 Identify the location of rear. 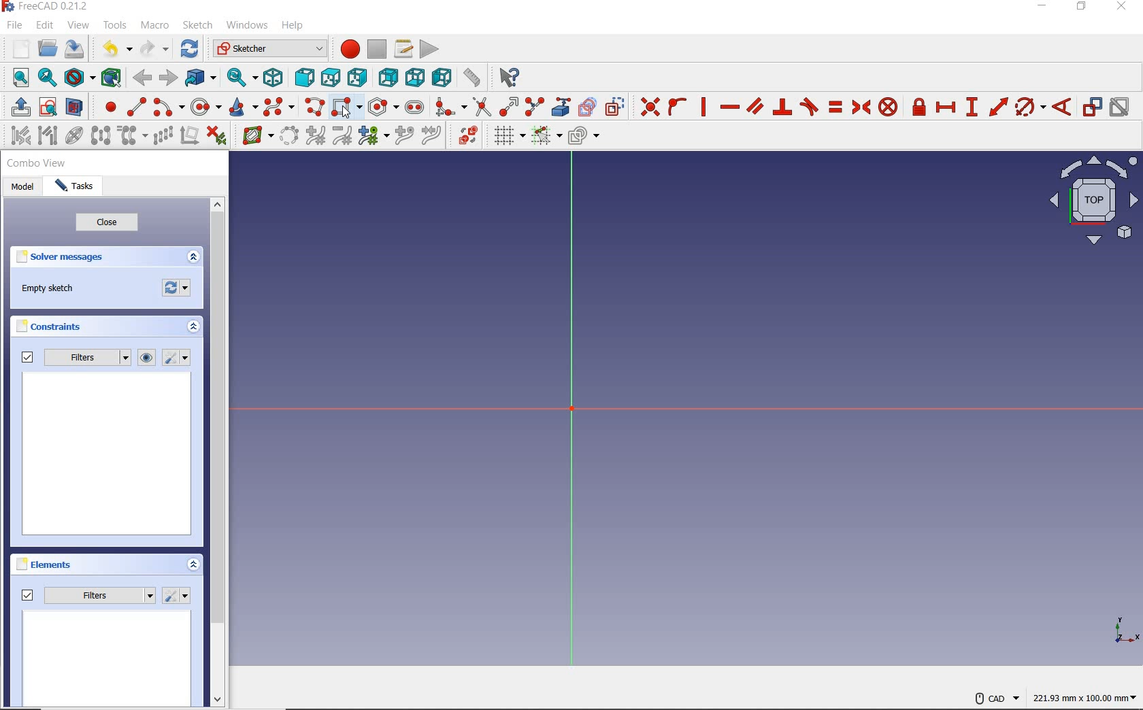
(388, 78).